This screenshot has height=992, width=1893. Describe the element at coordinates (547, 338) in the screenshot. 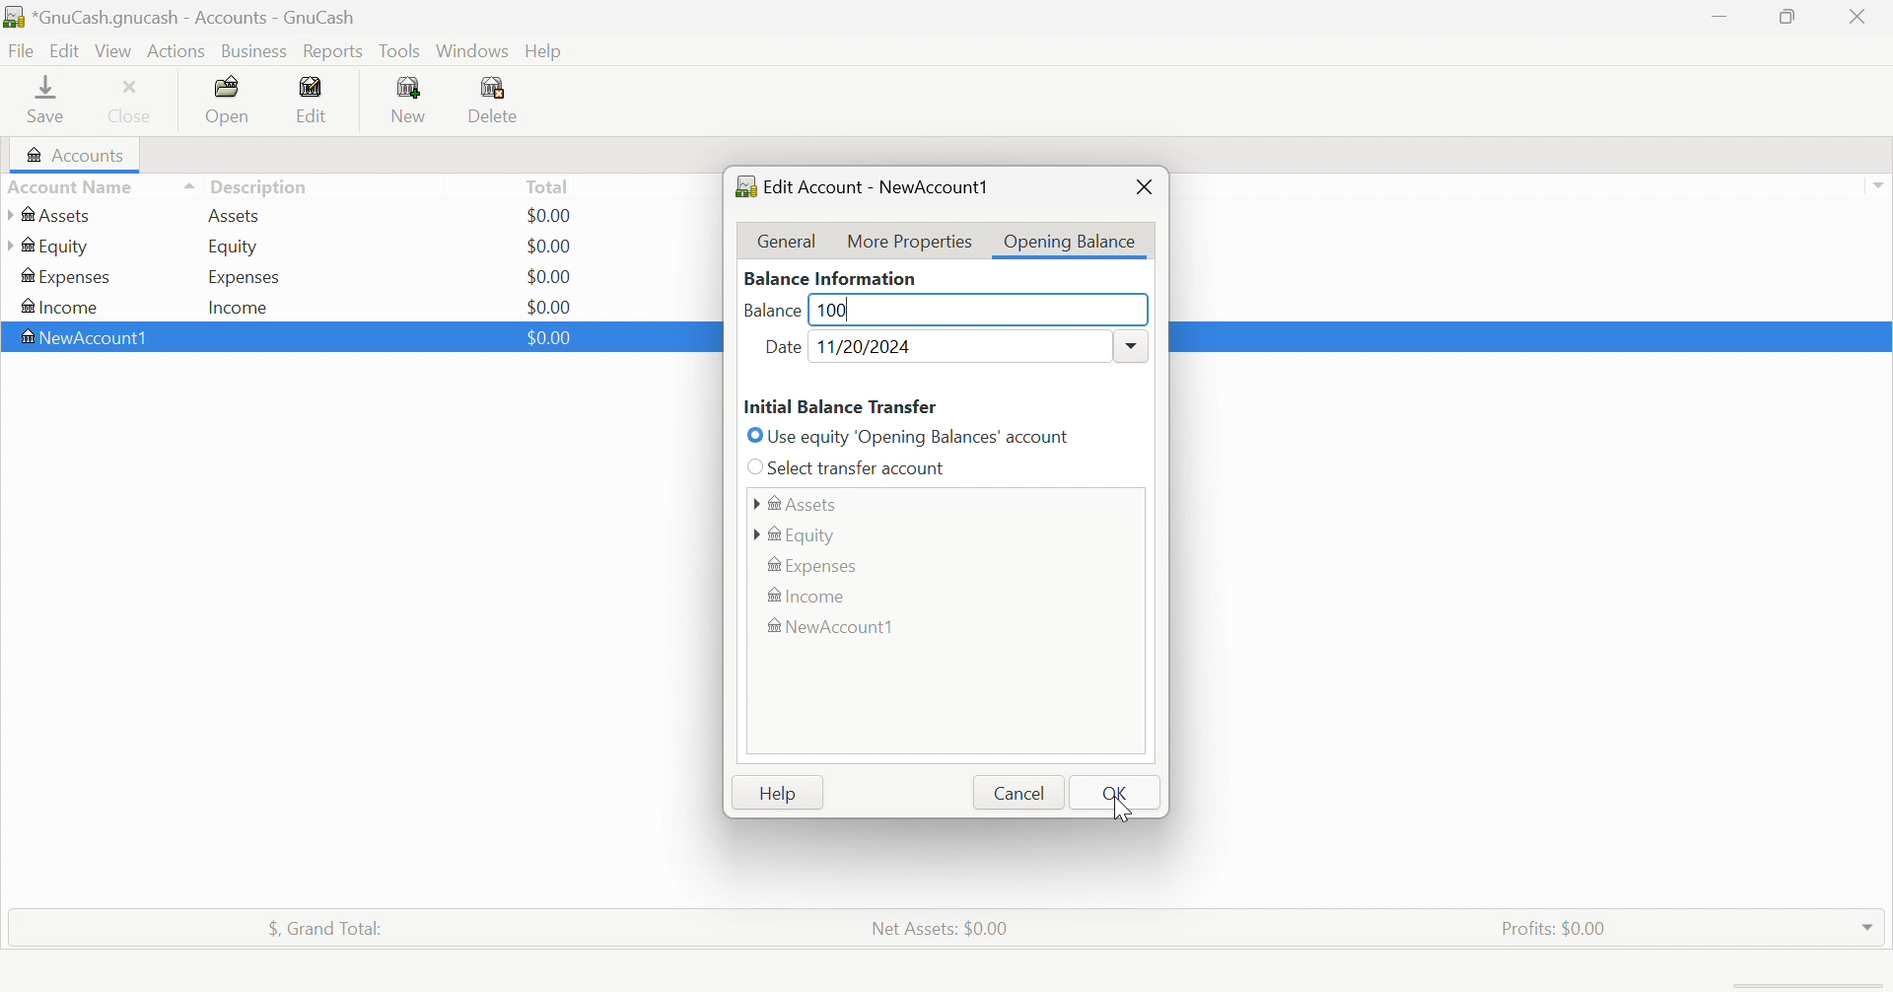

I see `$0.00` at that location.